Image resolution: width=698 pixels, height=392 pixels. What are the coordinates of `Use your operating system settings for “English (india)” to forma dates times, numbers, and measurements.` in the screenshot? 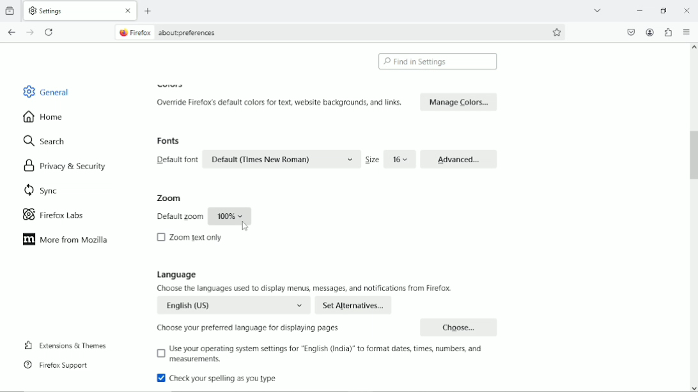 It's located at (325, 354).